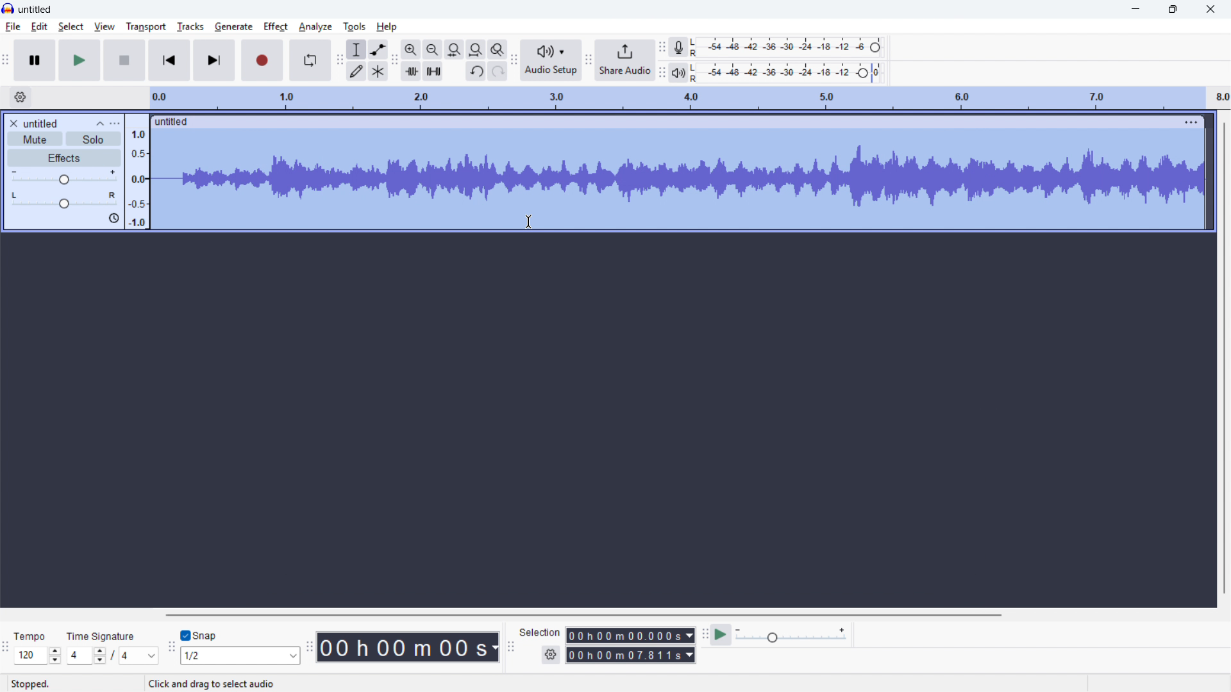 The height and width of the screenshot is (692, 1231). Describe the element at coordinates (113, 655) in the screenshot. I see `set Time signature` at that location.